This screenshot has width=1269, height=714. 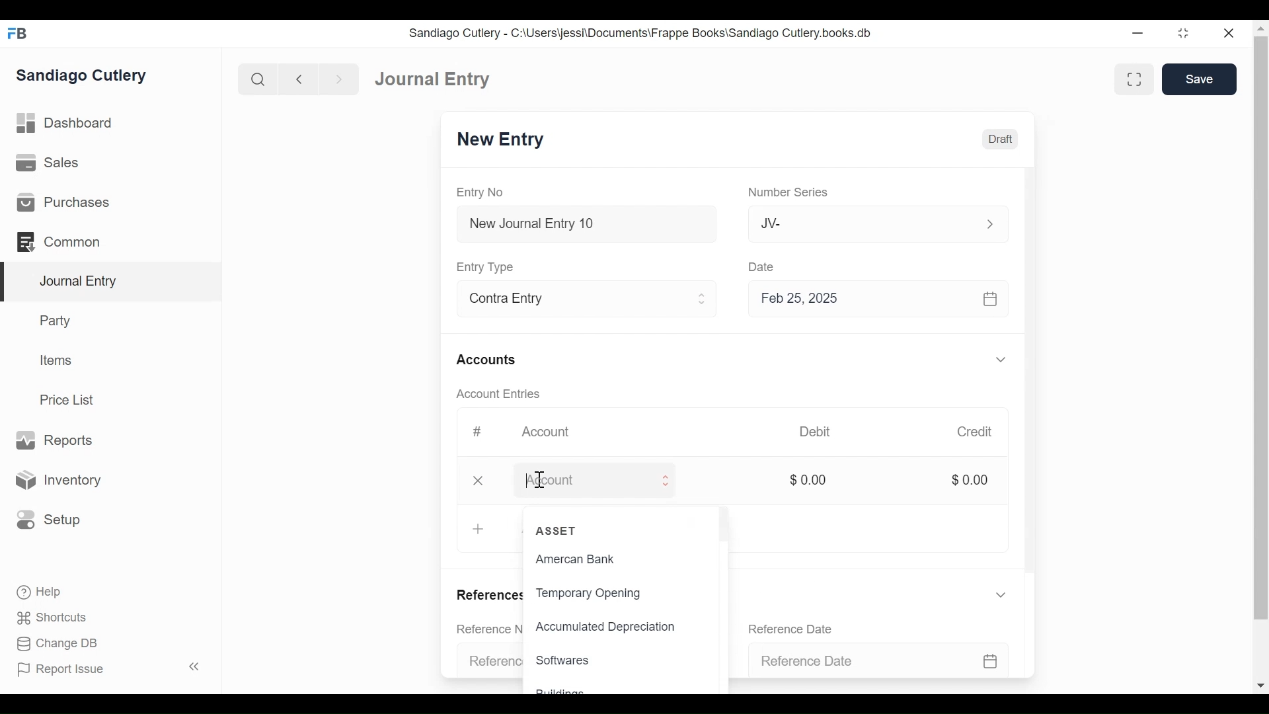 What do you see at coordinates (48, 617) in the screenshot?
I see `Shortcuts` at bounding box center [48, 617].